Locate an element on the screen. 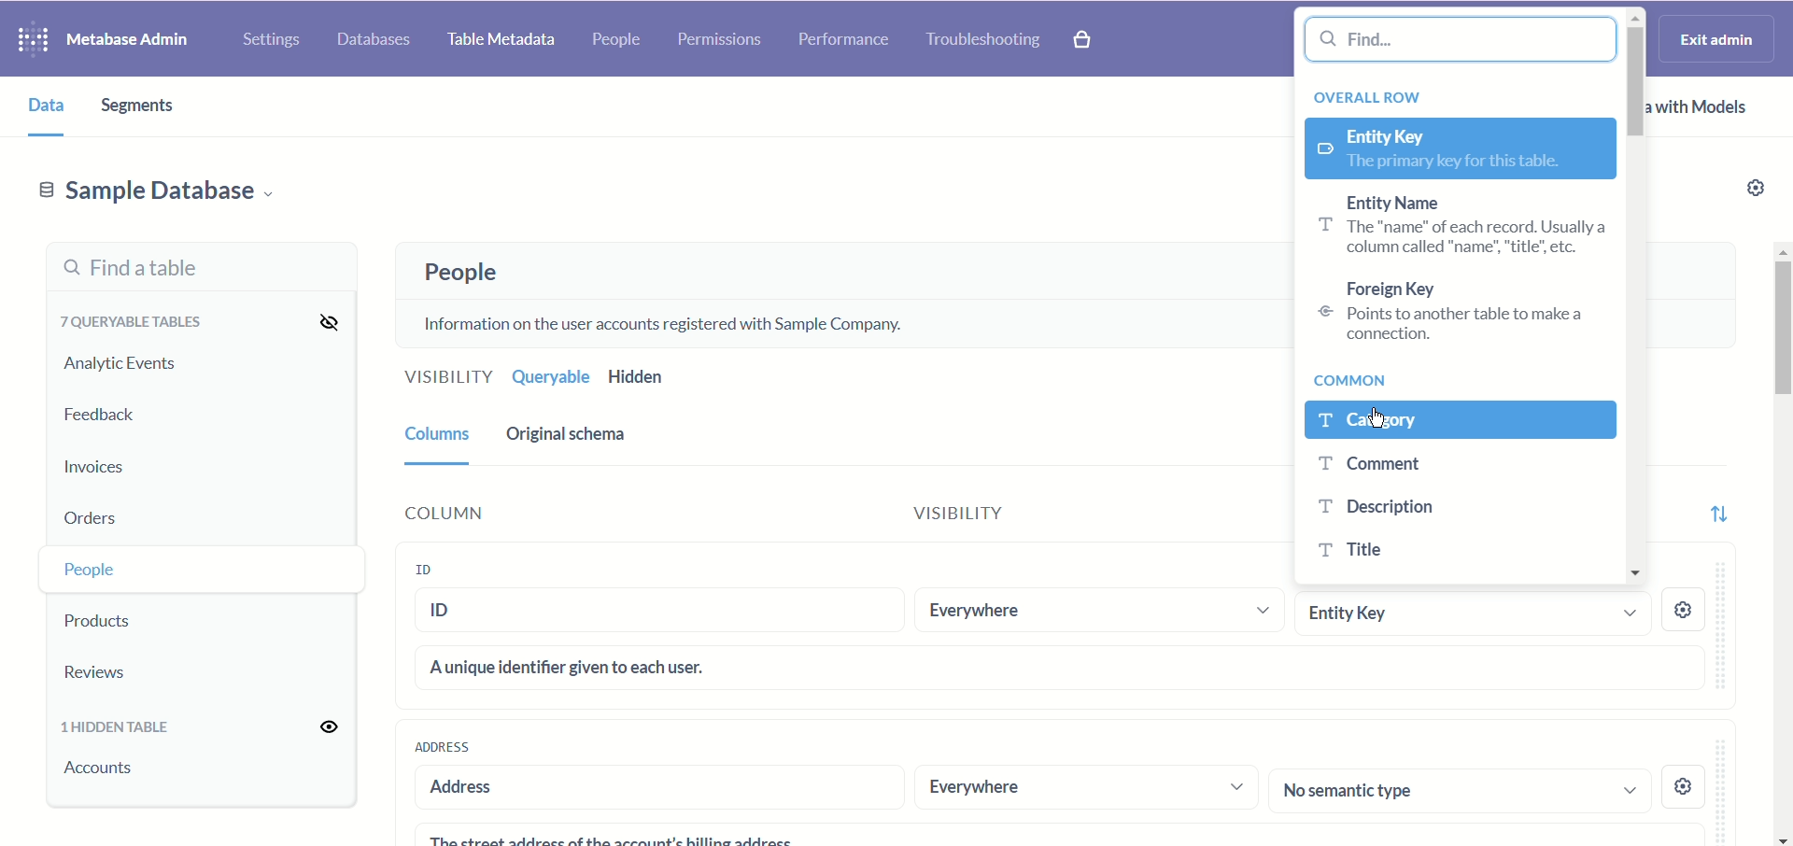 The image size is (1793, 846). column is located at coordinates (507, 513).